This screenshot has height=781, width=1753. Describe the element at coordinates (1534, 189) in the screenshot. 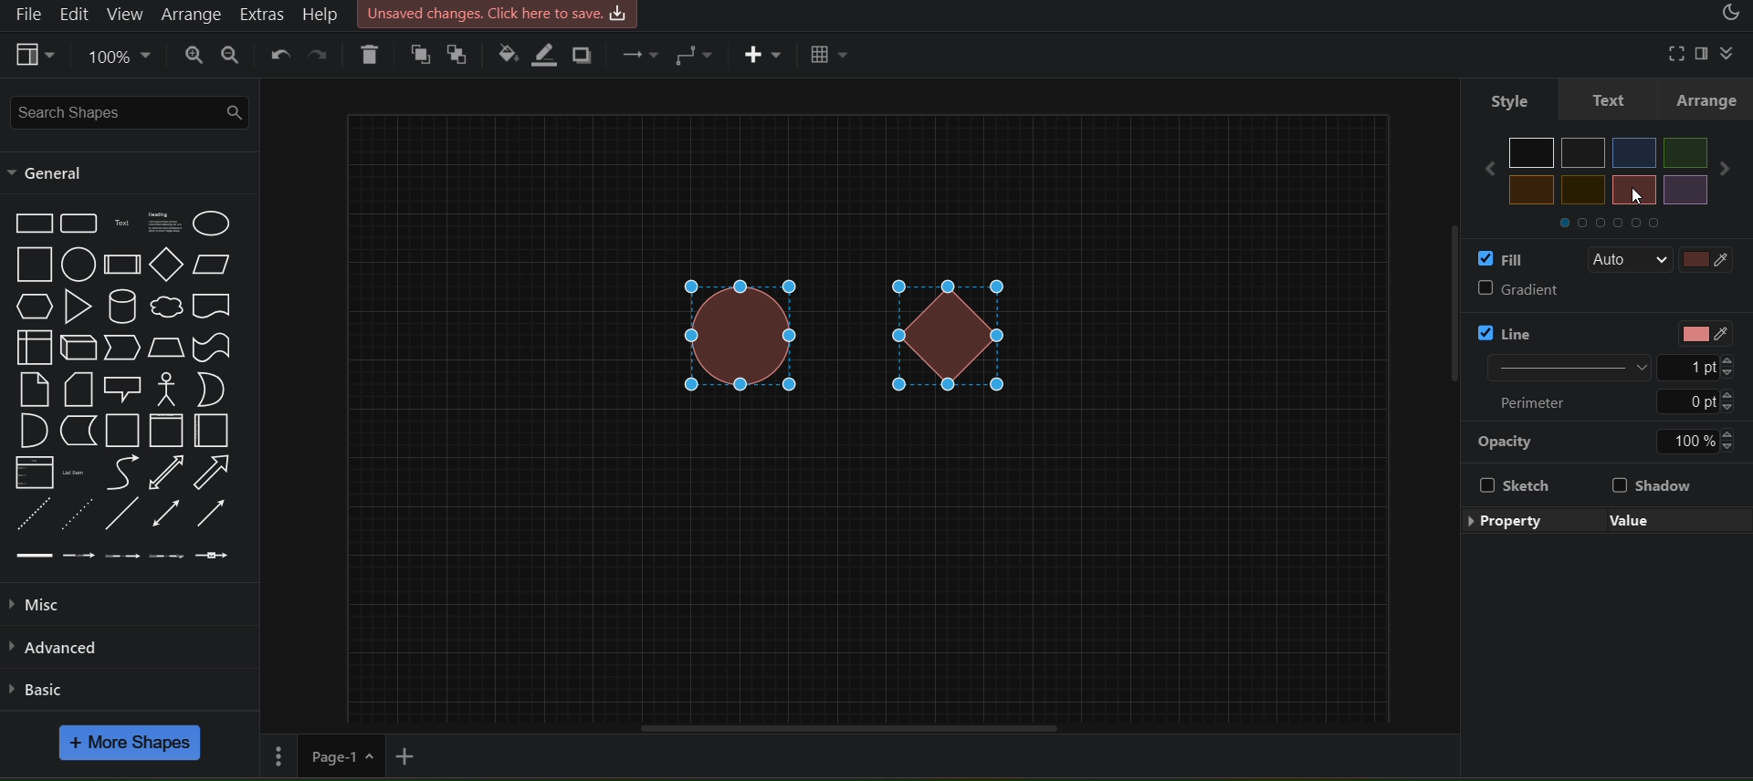

I see `` at that location.